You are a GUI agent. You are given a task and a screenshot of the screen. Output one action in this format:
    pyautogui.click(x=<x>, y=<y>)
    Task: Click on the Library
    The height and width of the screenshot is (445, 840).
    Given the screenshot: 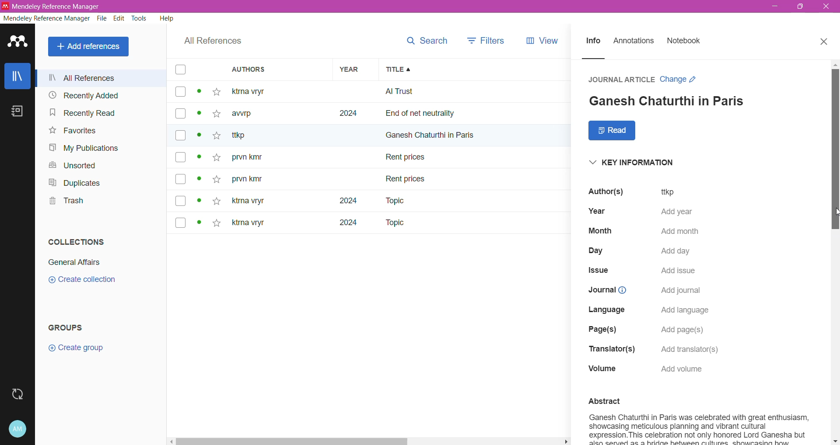 What is the action you would take?
    pyautogui.click(x=17, y=76)
    